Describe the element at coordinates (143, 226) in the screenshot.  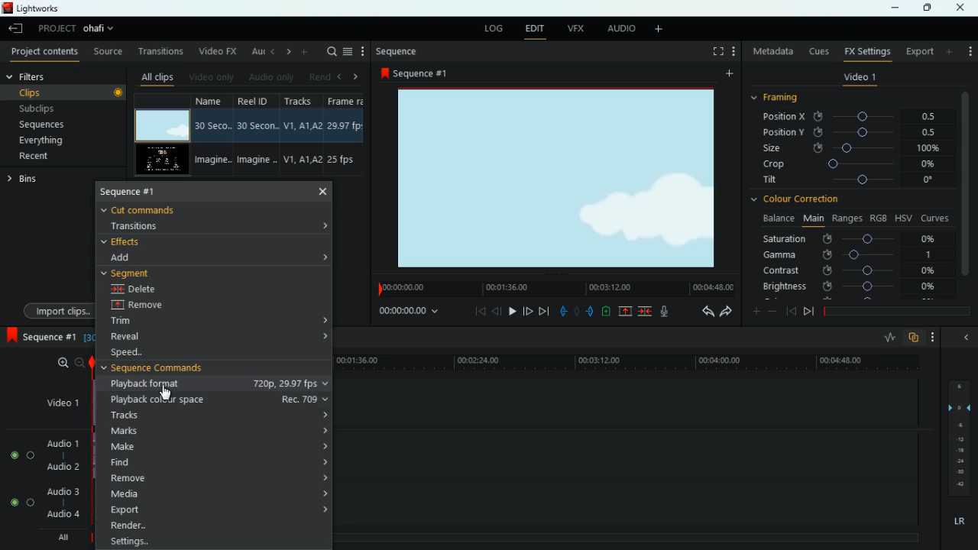
I see `transitions` at that location.